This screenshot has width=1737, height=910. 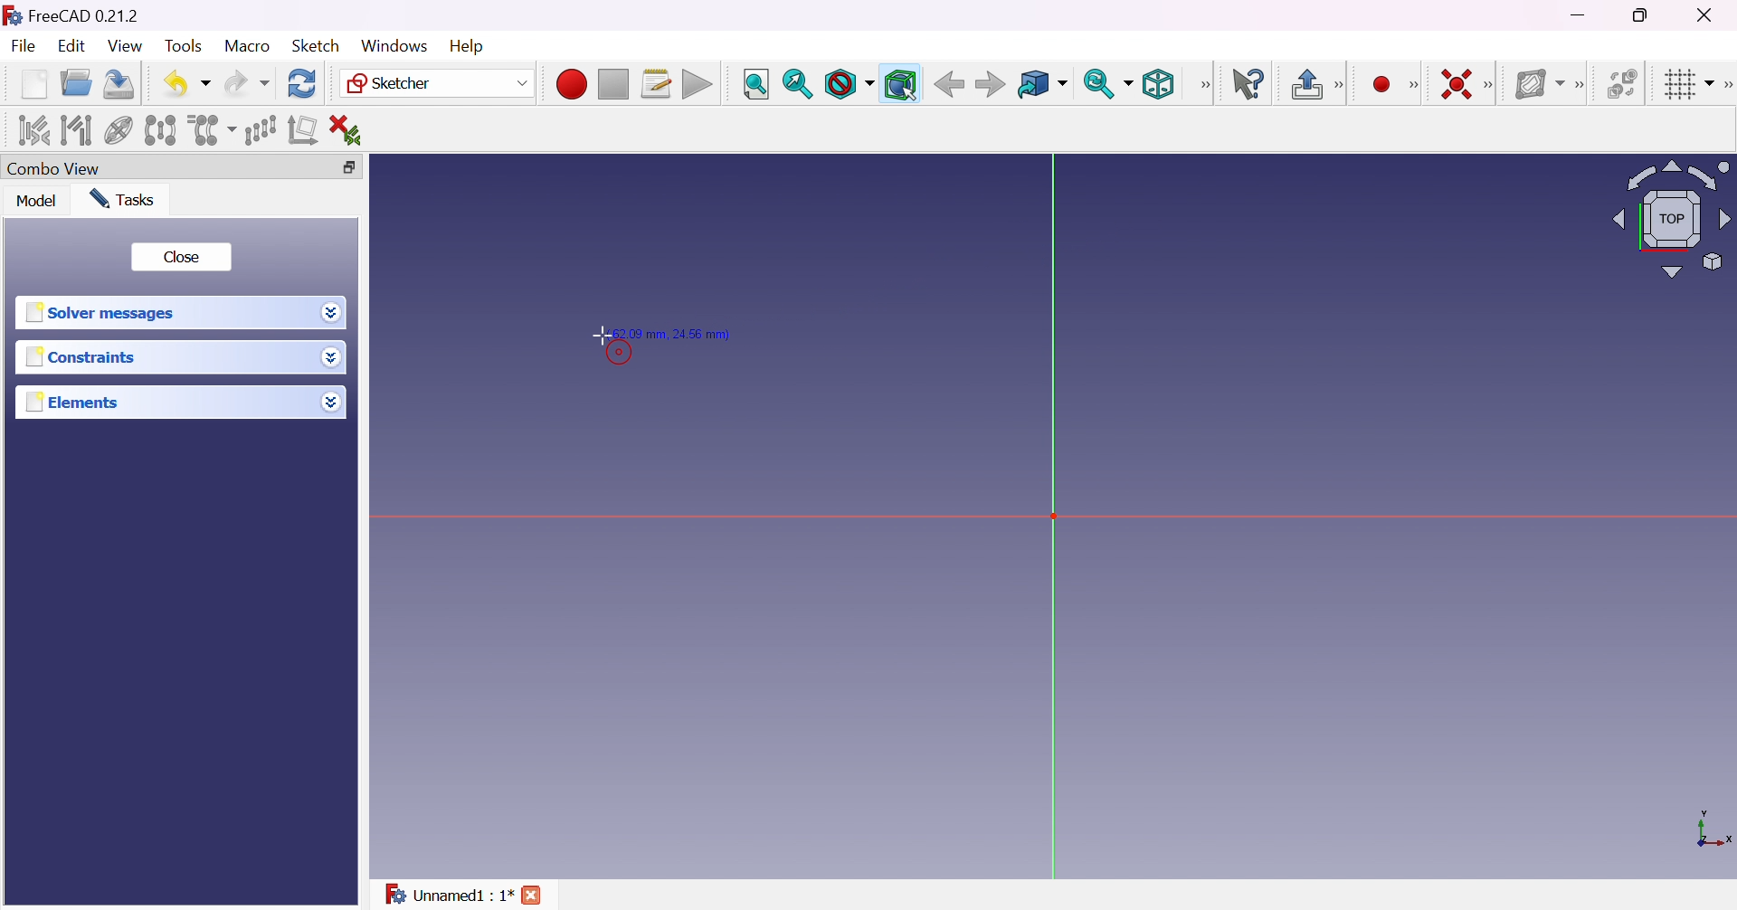 What do you see at coordinates (571, 81) in the screenshot?
I see `Macro recording...` at bounding box center [571, 81].